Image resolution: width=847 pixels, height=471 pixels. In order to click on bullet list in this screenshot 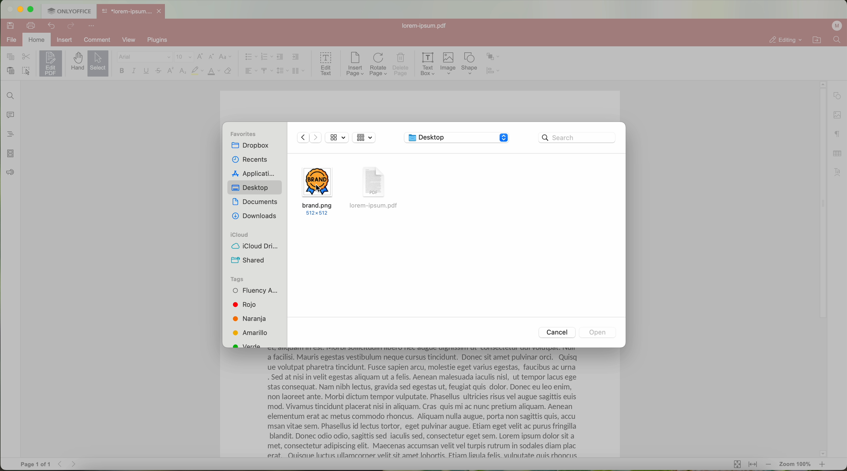, I will do `click(249, 57)`.